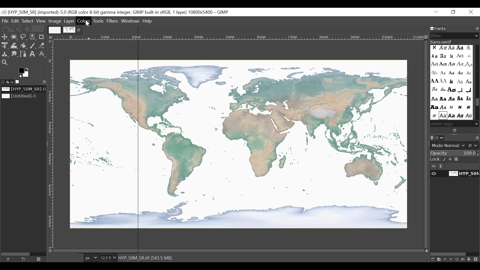  What do you see at coordinates (455, 145) in the screenshot?
I see `Mode Normal` at bounding box center [455, 145].